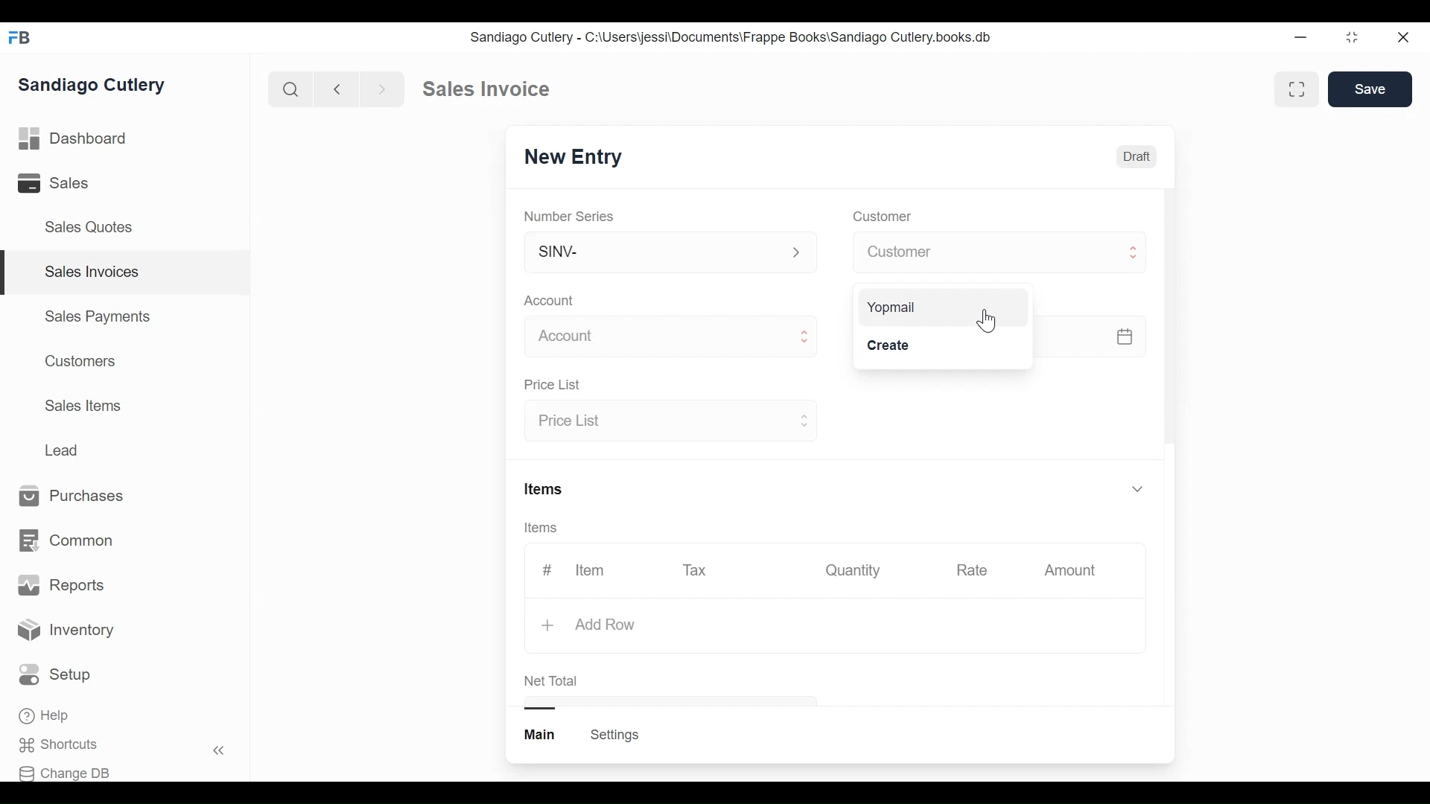 The width and height of the screenshot is (1430, 804). Describe the element at coordinates (880, 217) in the screenshot. I see `Customer` at that location.